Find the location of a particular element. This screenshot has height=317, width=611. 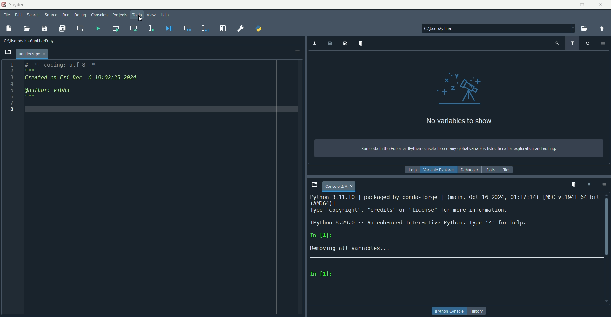

remove all is located at coordinates (572, 184).